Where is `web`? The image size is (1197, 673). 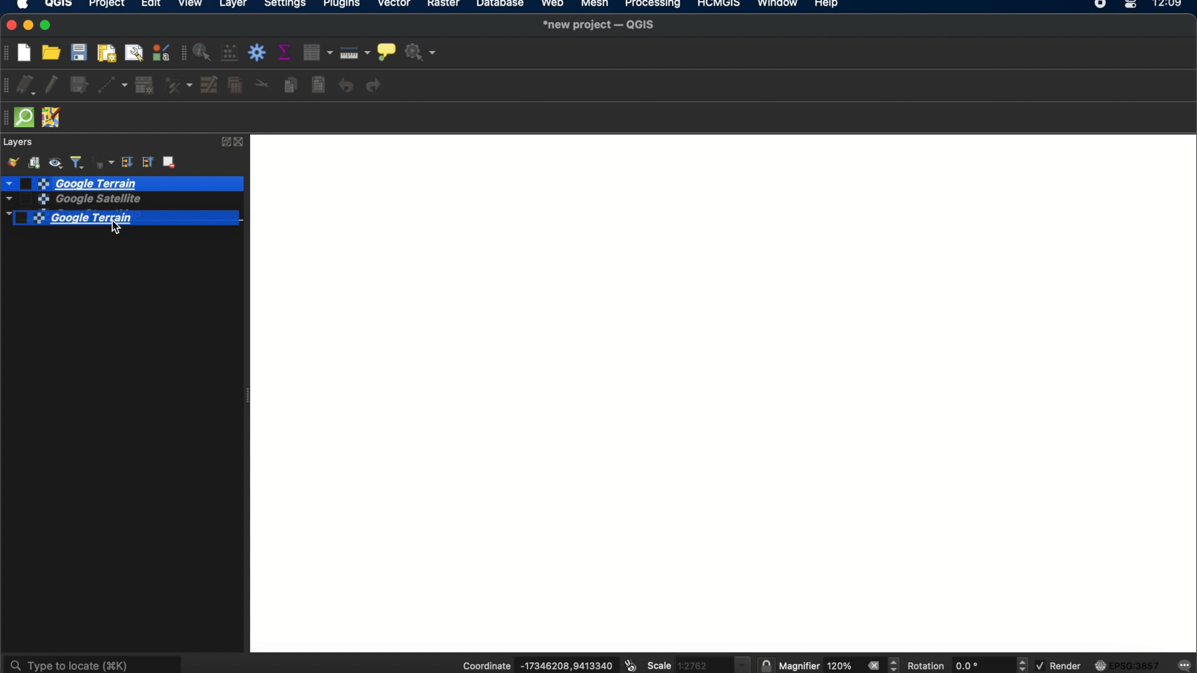
web is located at coordinates (553, 5).